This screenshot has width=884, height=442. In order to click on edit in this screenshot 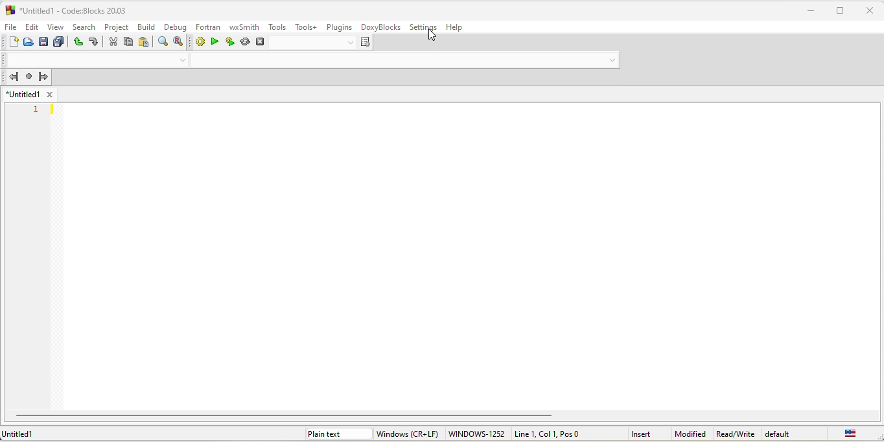, I will do `click(30, 27)`.